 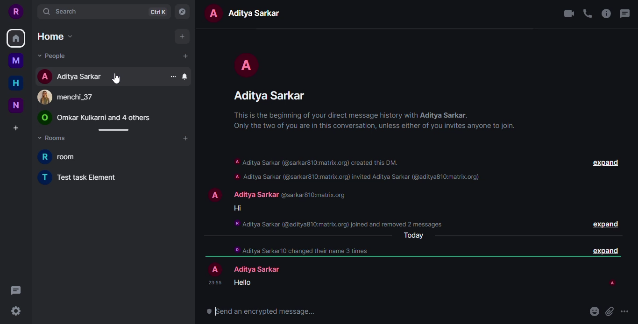 What do you see at coordinates (213, 195) in the screenshot?
I see `A` at bounding box center [213, 195].